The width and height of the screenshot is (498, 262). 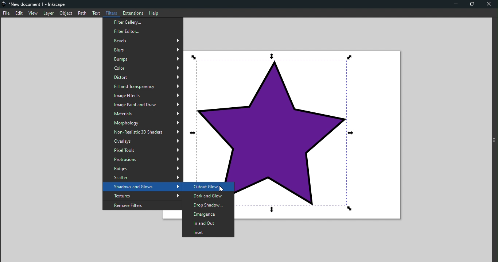 What do you see at coordinates (96, 14) in the screenshot?
I see `Text` at bounding box center [96, 14].